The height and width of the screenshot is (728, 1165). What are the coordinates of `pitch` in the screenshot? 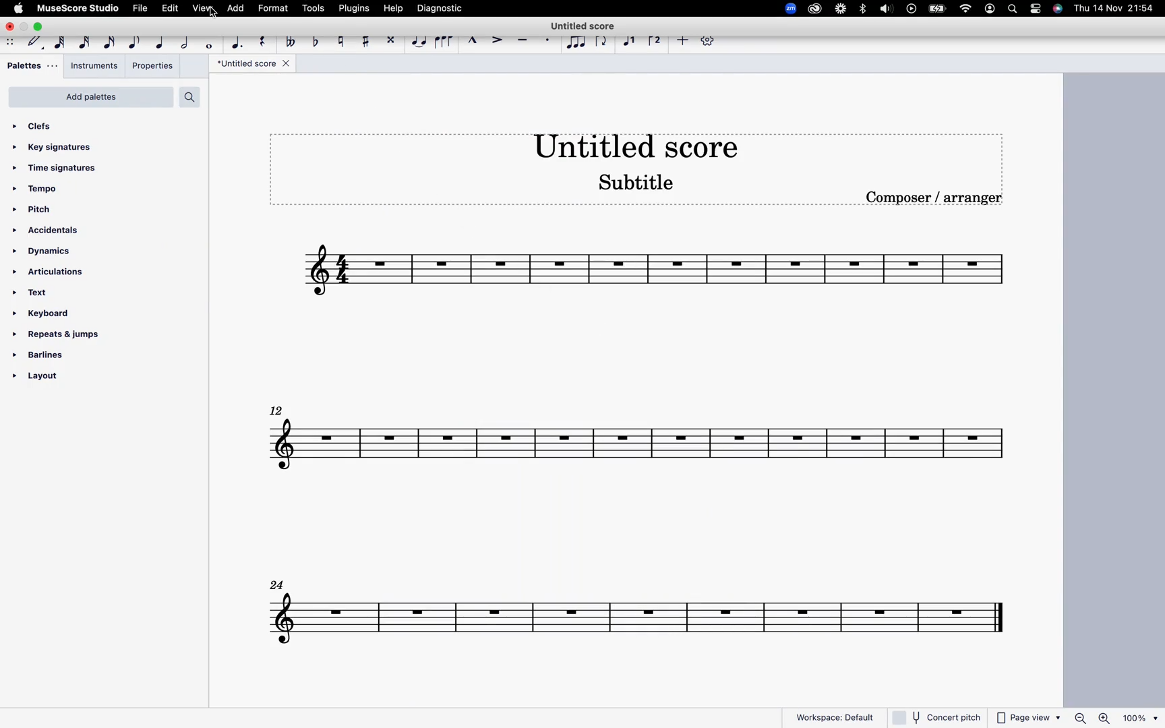 It's located at (42, 210).